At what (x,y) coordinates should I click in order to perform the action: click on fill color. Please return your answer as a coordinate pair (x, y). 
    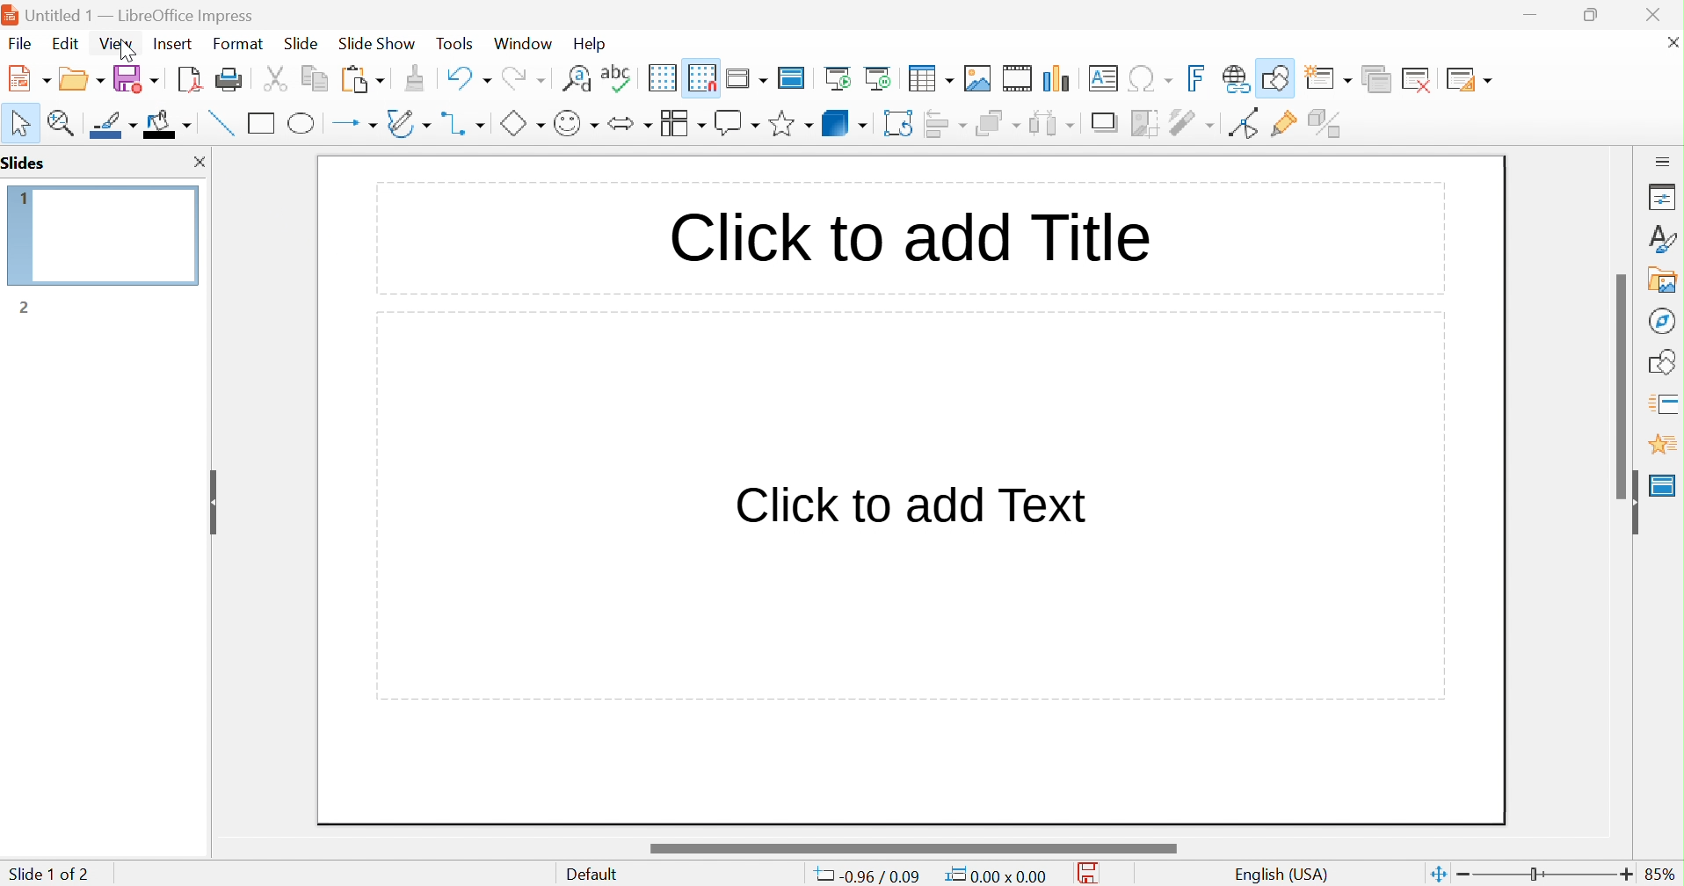
    Looking at the image, I should click on (168, 123).